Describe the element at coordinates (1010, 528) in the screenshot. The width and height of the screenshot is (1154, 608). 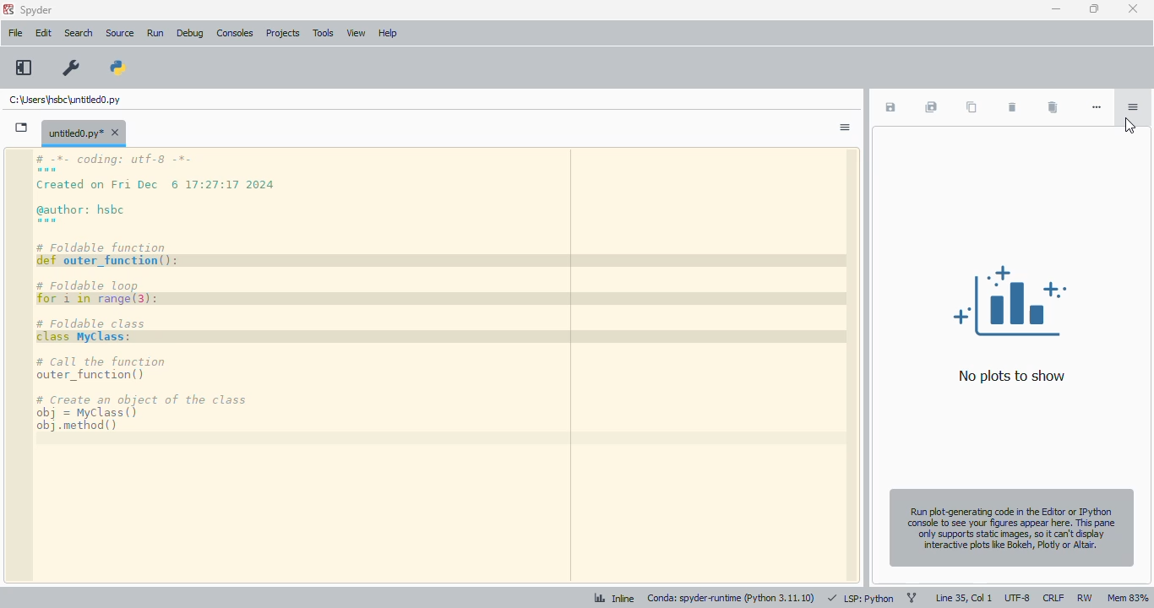
I see `plots panel info` at that location.